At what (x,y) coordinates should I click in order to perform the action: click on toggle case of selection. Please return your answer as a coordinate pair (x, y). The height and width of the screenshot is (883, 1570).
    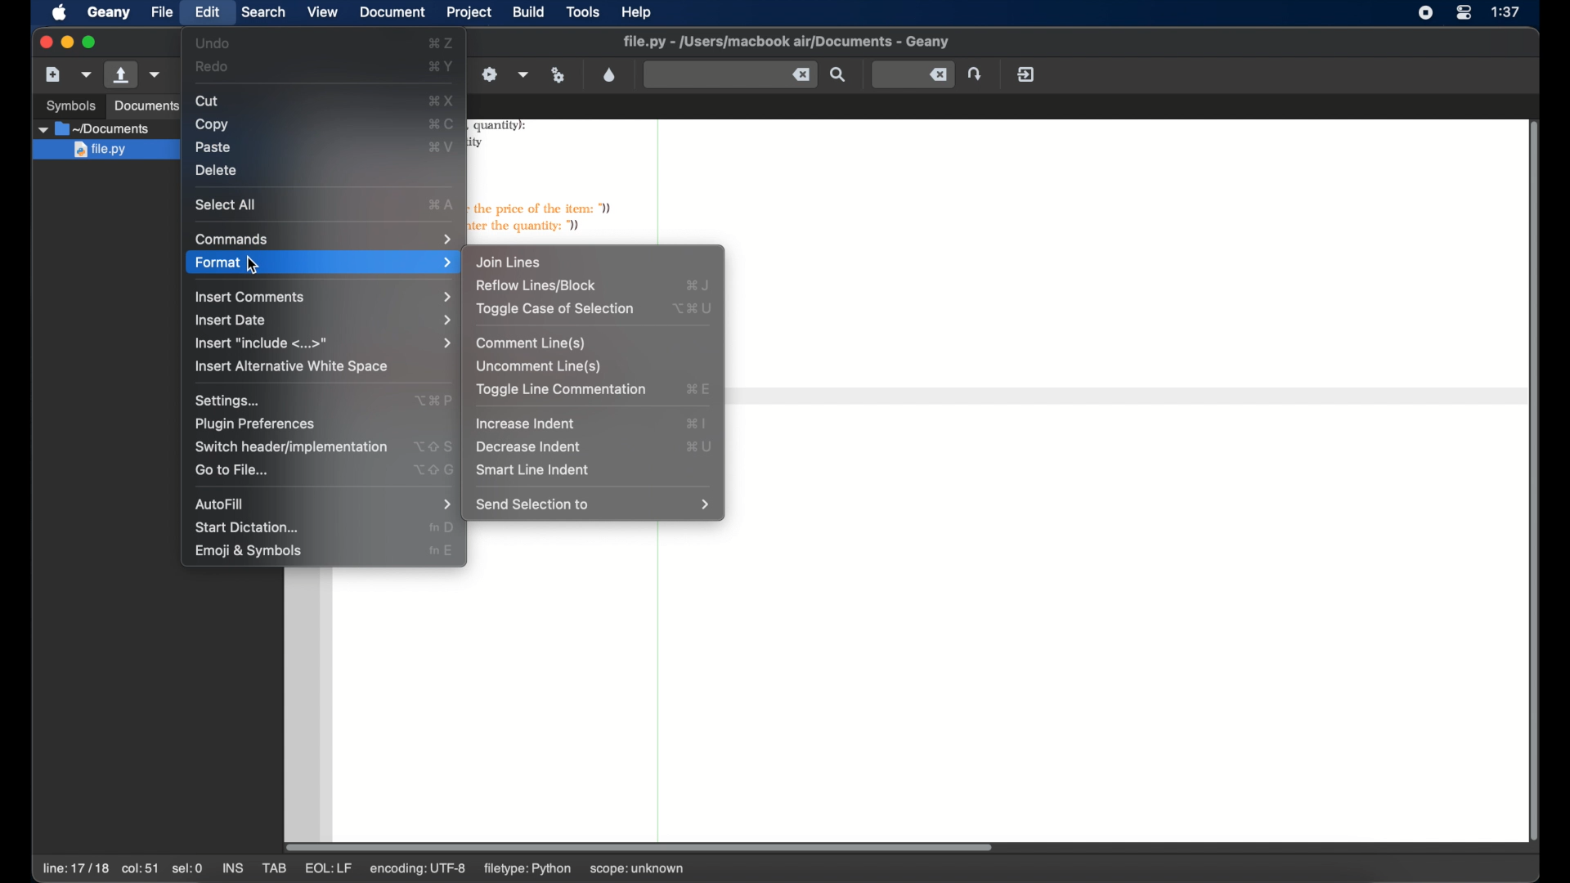
    Looking at the image, I should click on (554, 310).